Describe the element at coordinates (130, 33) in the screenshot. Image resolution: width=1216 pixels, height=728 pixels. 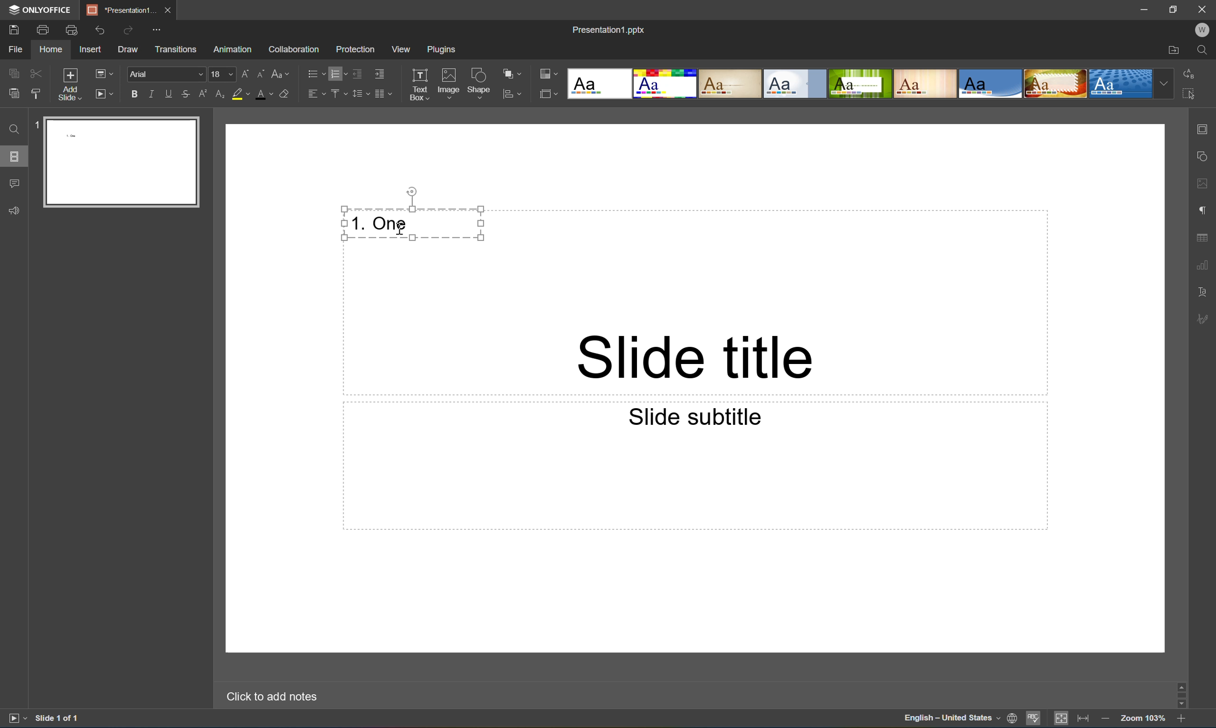
I see `Redo` at that location.